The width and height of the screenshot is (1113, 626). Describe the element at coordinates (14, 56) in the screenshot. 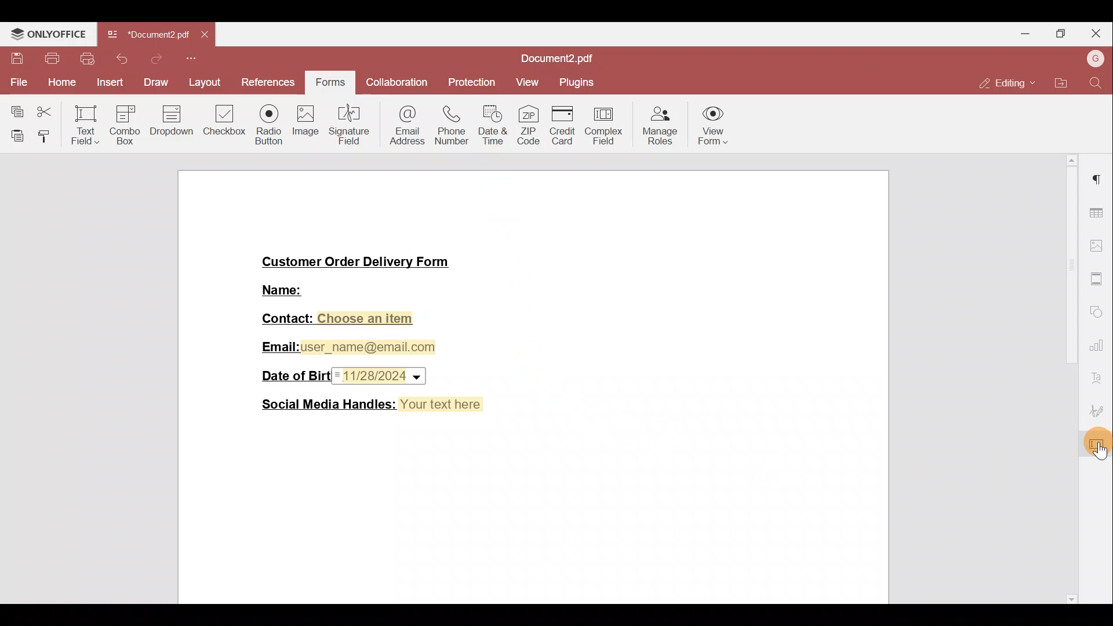

I see `Save` at that location.